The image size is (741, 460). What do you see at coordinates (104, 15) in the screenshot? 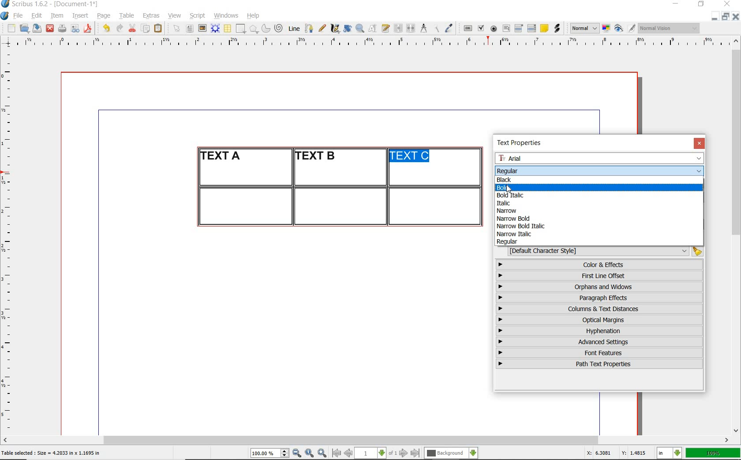
I see `page` at bounding box center [104, 15].